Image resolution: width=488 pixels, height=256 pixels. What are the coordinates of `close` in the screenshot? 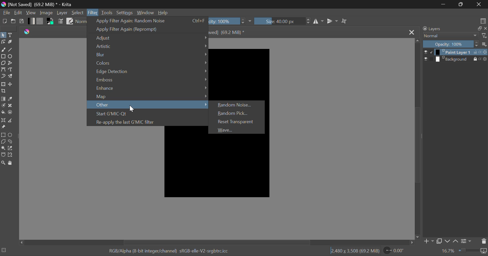 It's located at (485, 28).